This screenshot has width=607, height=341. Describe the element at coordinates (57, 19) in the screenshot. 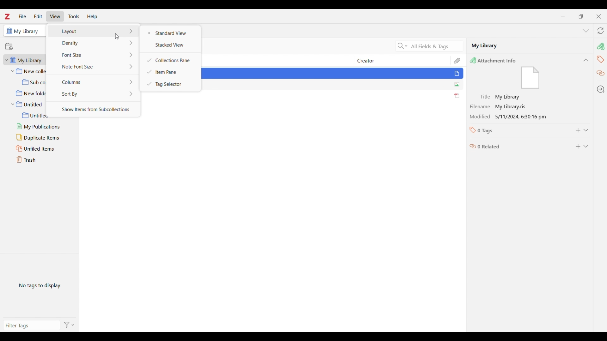

I see `Cursor clicking in View menu` at that location.